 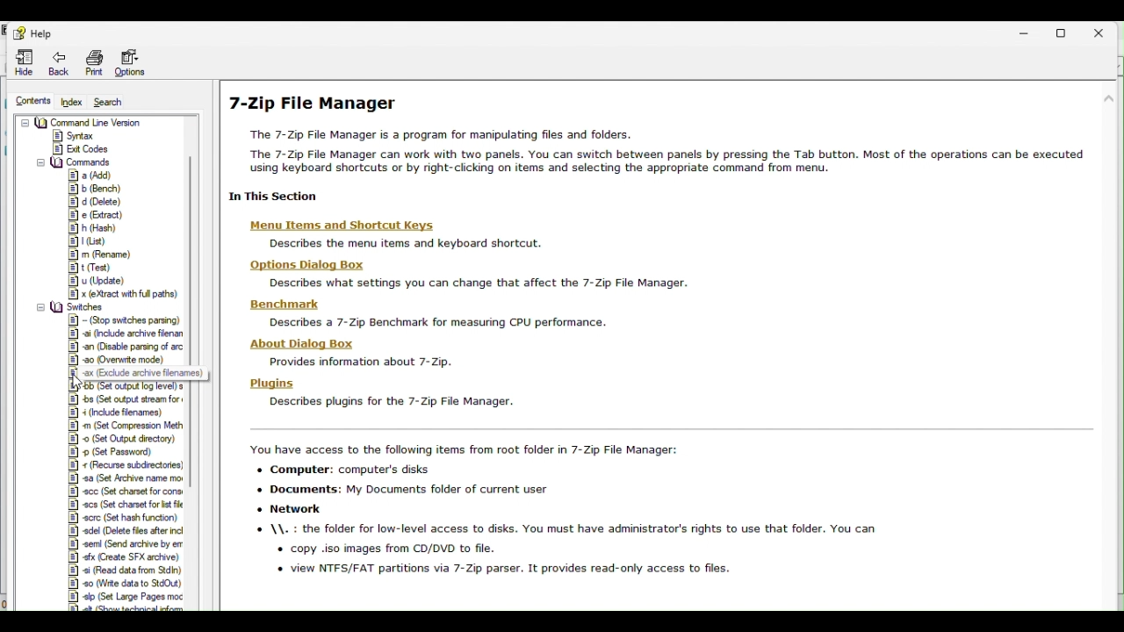 I want to click on |8] Exit Codes, so click(x=82, y=148).